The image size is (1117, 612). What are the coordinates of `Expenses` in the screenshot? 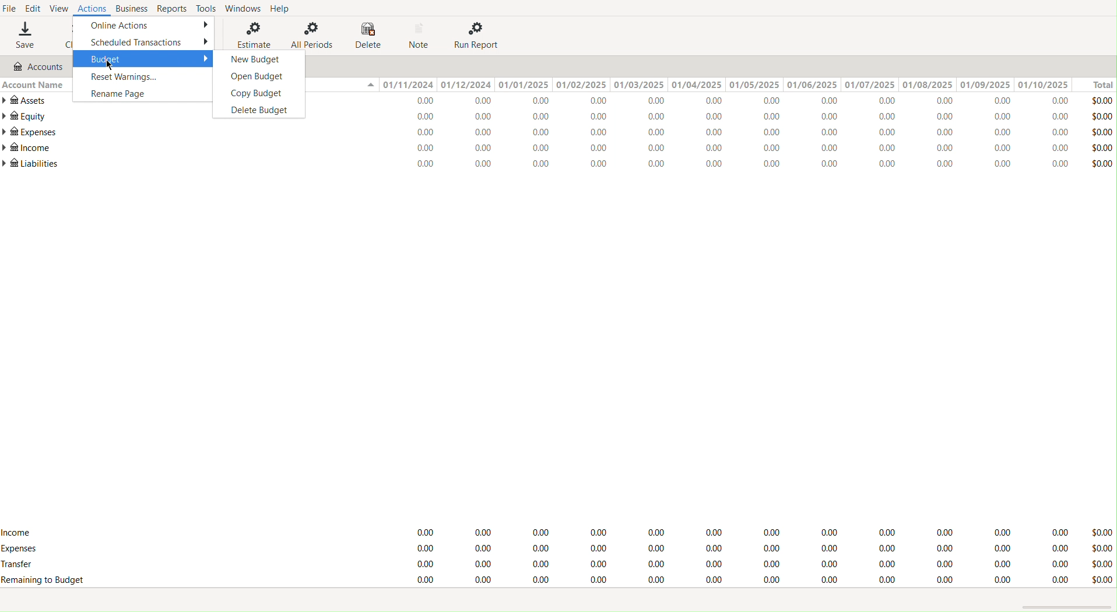 It's located at (20, 549).